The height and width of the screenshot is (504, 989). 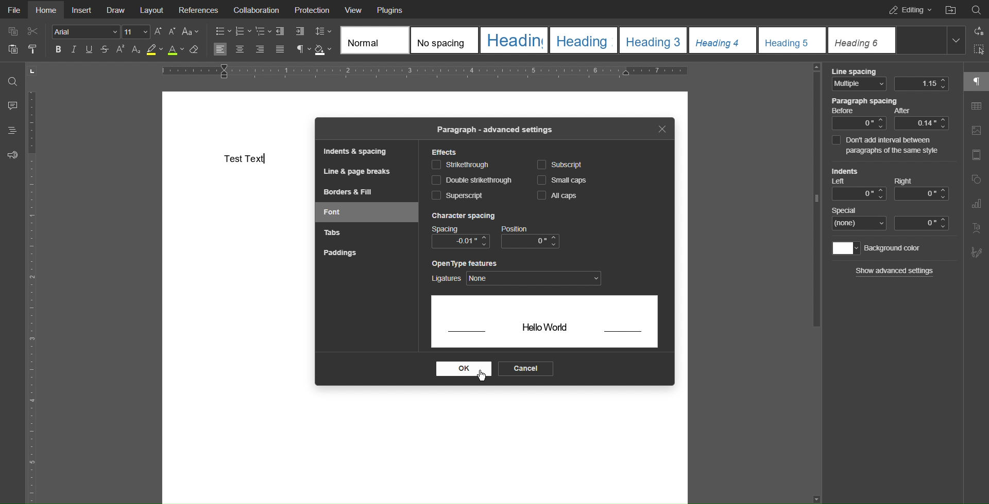 I want to click on Editing, so click(x=907, y=9).